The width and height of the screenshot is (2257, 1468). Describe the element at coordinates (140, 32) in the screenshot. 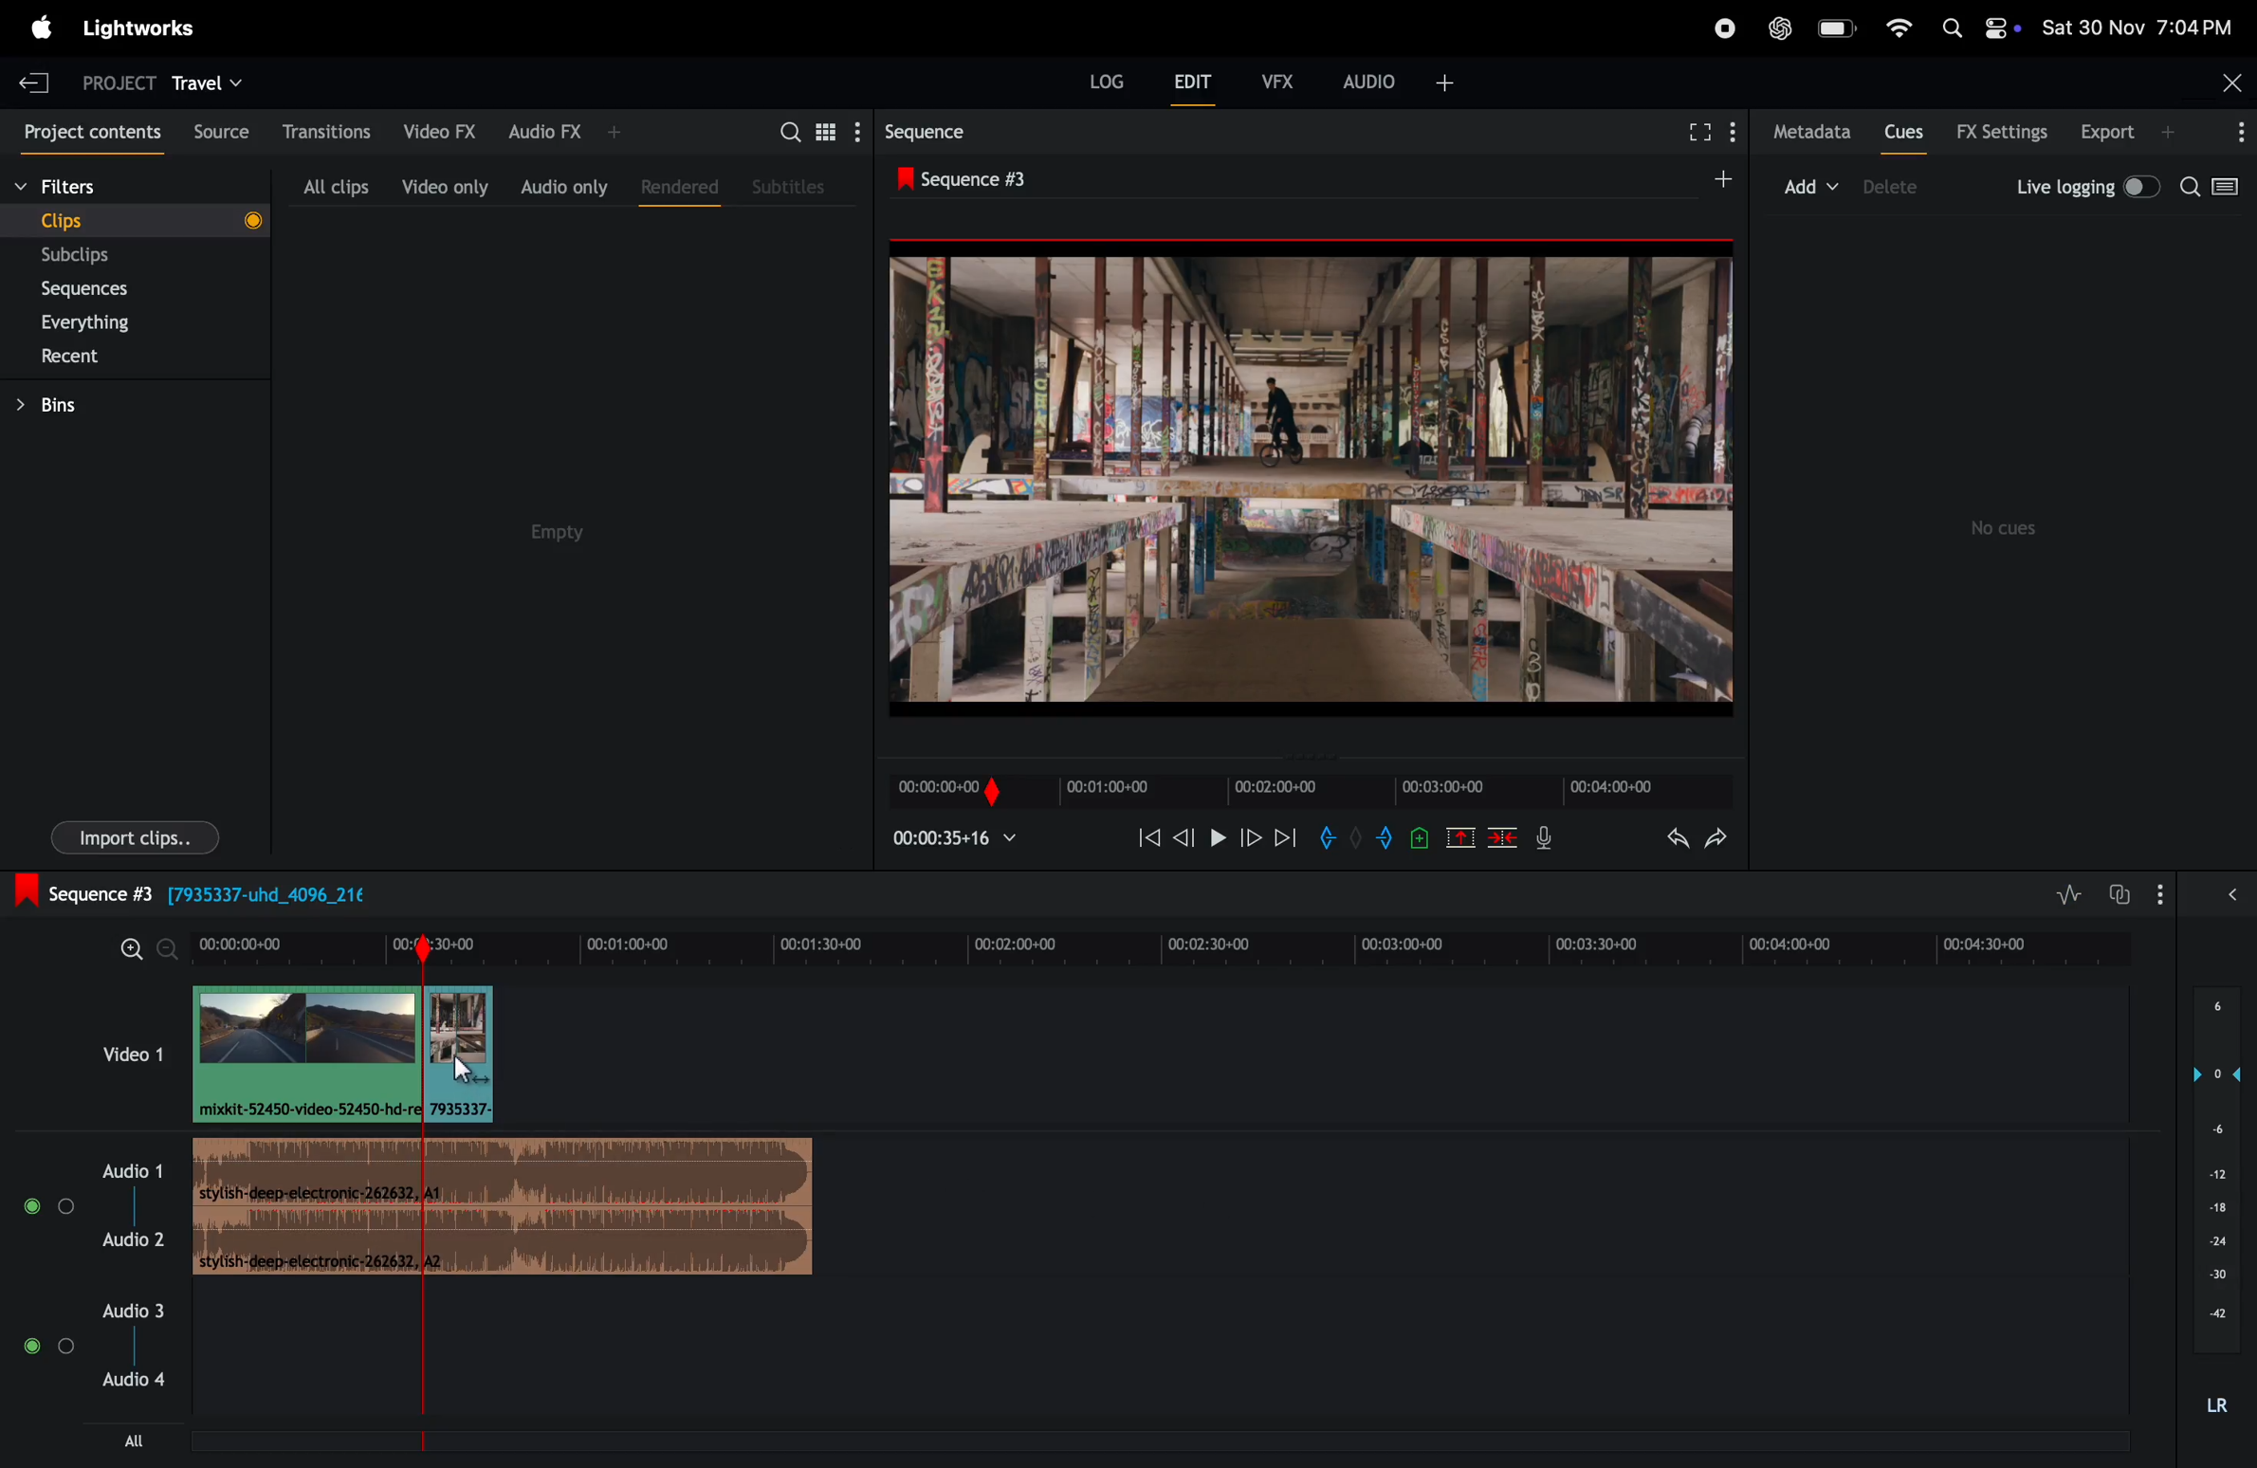

I see `light works` at that location.